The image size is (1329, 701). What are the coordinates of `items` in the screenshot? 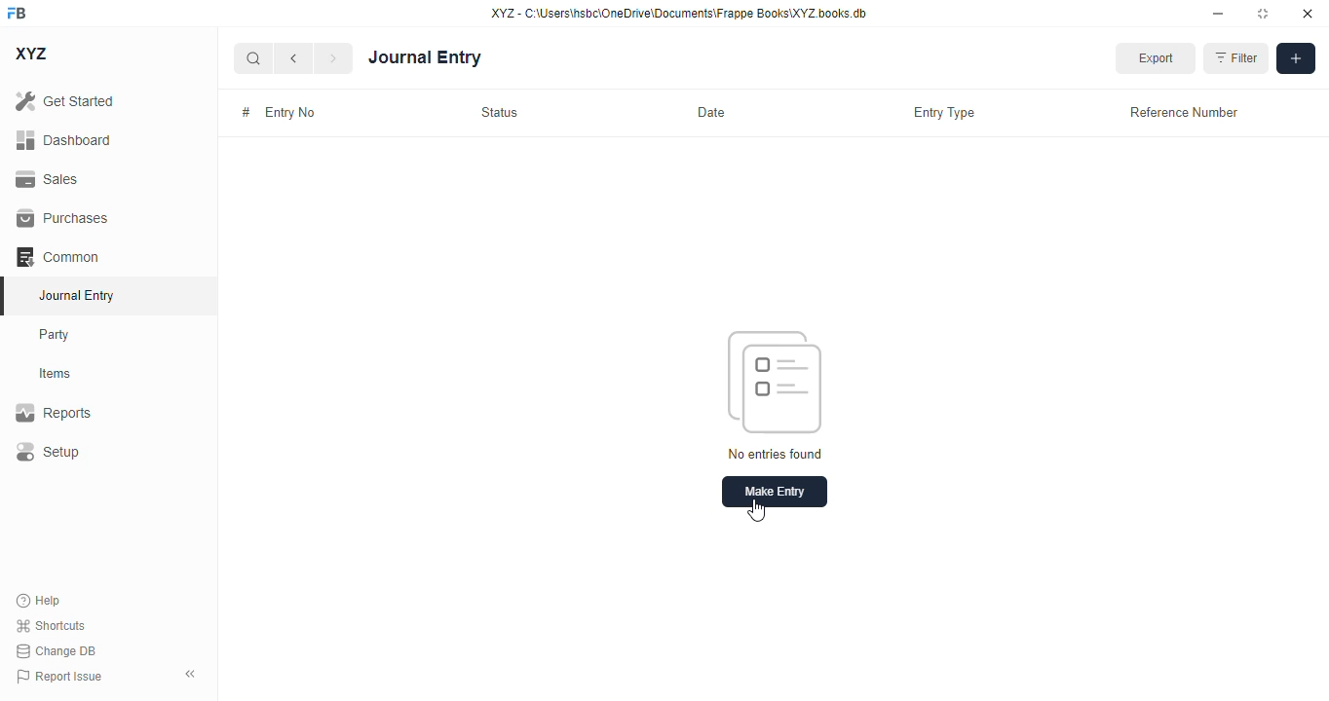 It's located at (56, 374).